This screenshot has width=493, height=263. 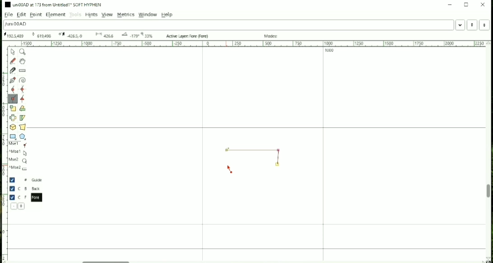 I want to click on Cursor, so click(x=231, y=170).